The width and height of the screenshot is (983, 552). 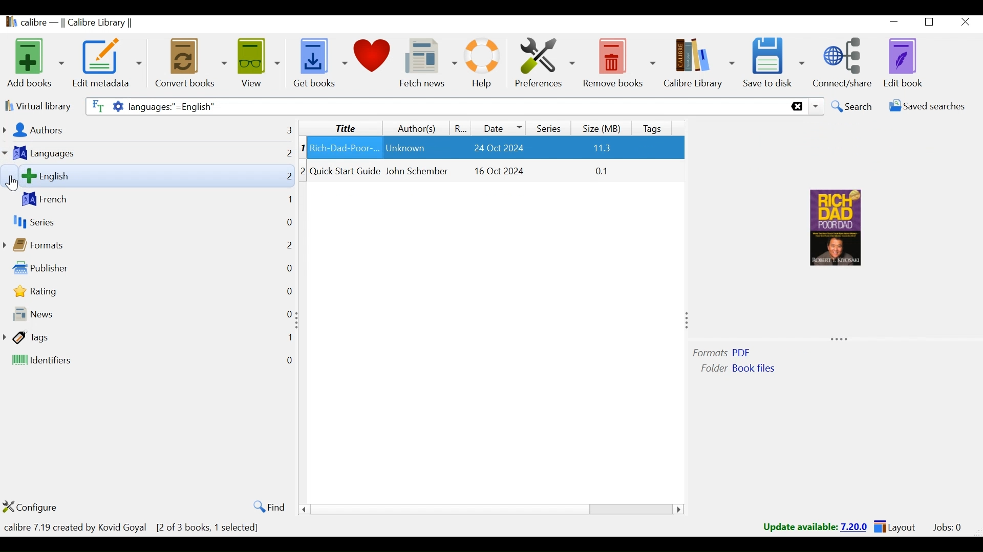 I want to click on find, so click(x=266, y=507).